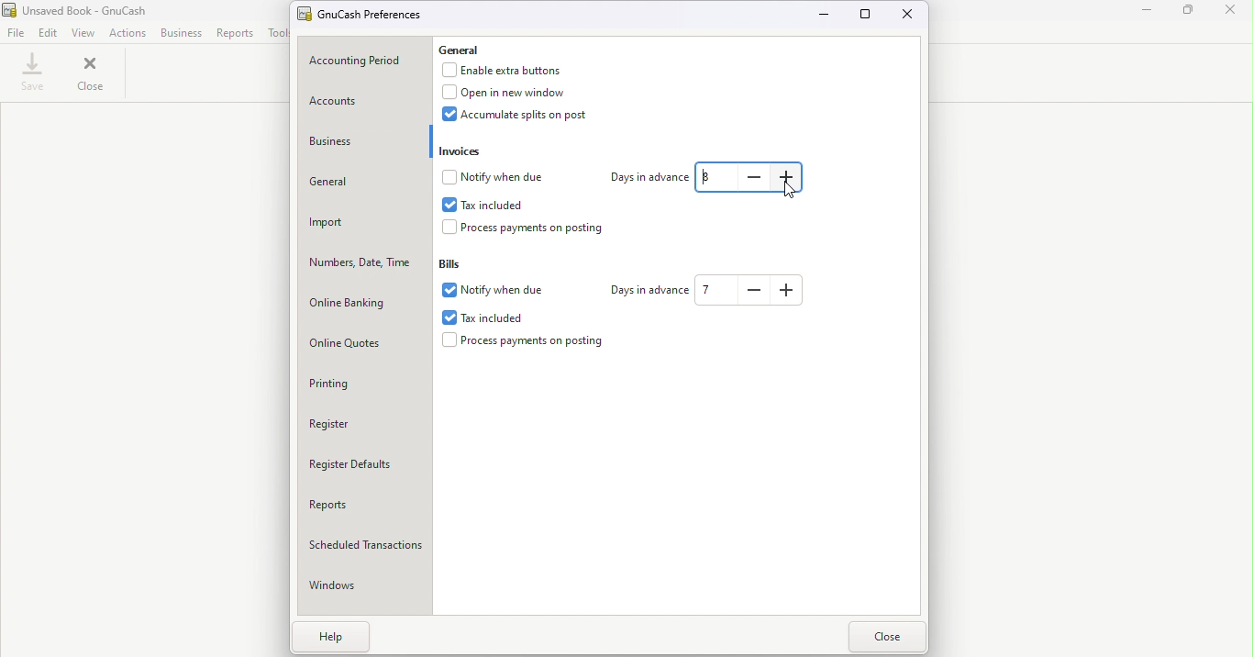  What do you see at coordinates (867, 14) in the screenshot?
I see `Maximize` at bounding box center [867, 14].